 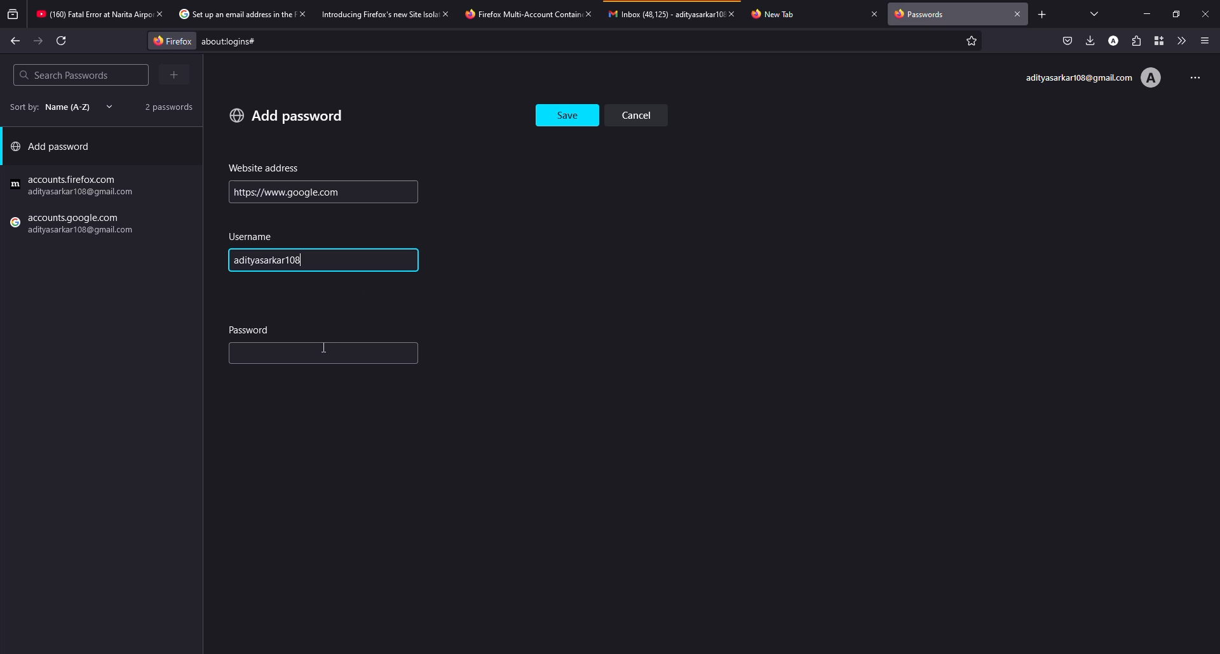 What do you see at coordinates (874, 13) in the screenshot?
I see `close` at bounding box center [874, 13].